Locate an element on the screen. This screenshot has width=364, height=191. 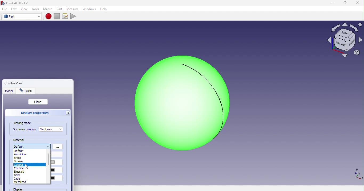
Gold is located at coordinates (18, 175).